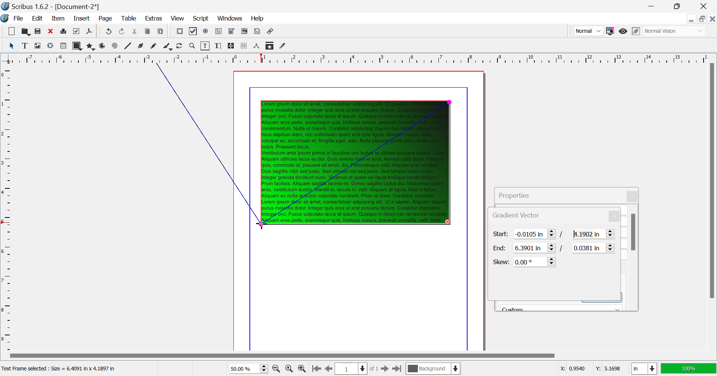 This screenshot has width=717, height=376. I want to click on Edit, so click(36, 19).